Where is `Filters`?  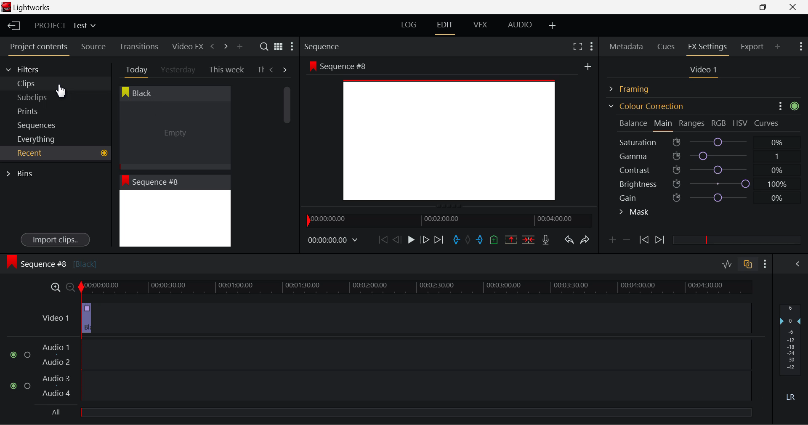 Filters is located at coordinates (30, 68).